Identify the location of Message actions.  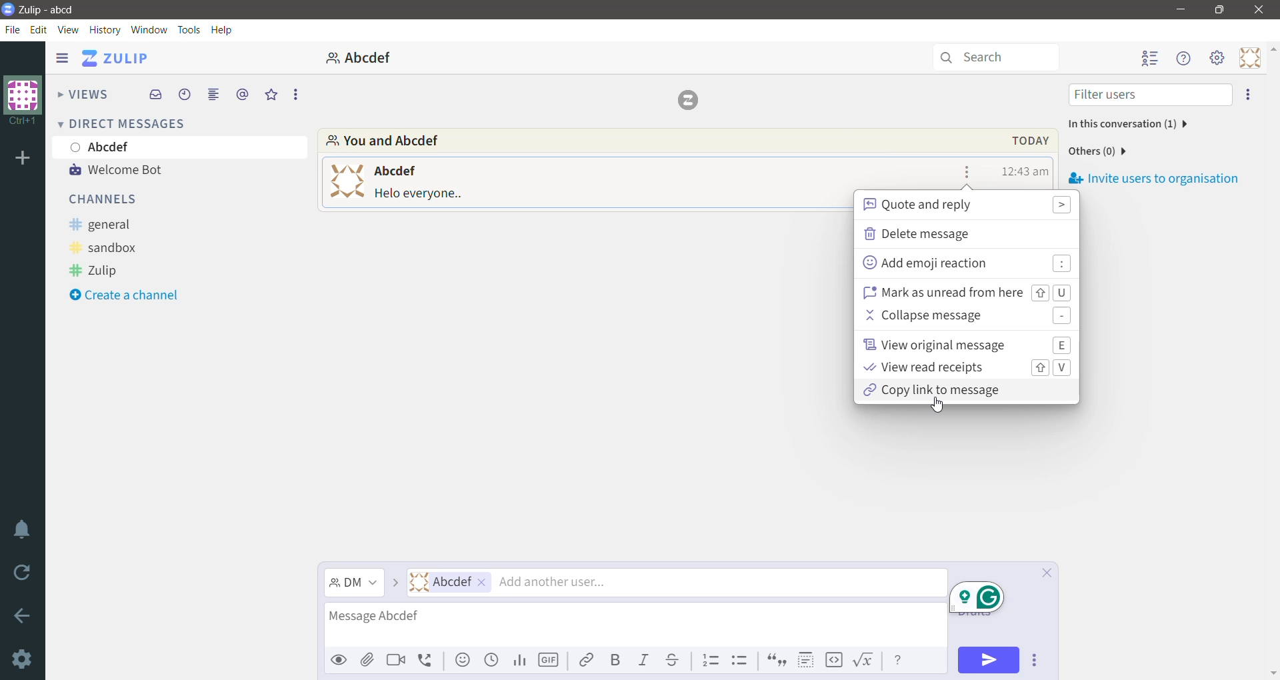
(963, 171).